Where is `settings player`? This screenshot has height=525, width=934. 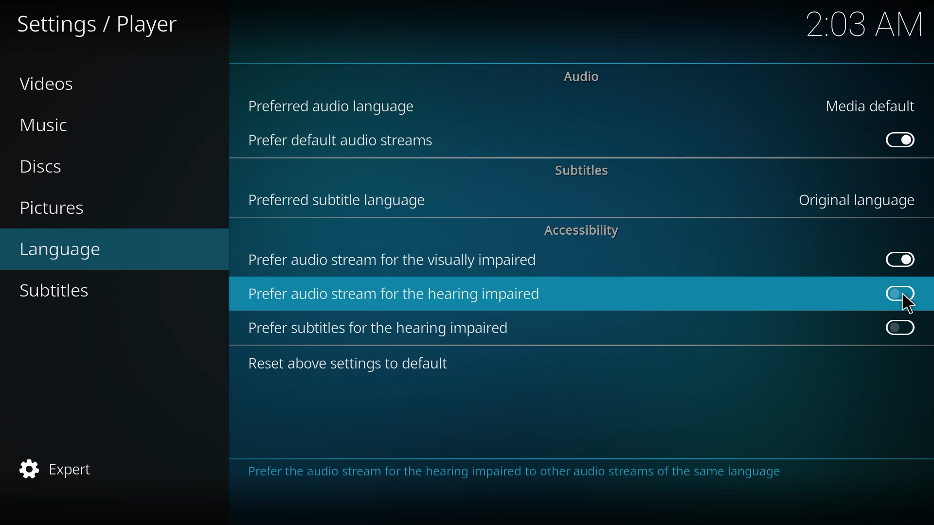 settings player is located at coordinates (97, 24).